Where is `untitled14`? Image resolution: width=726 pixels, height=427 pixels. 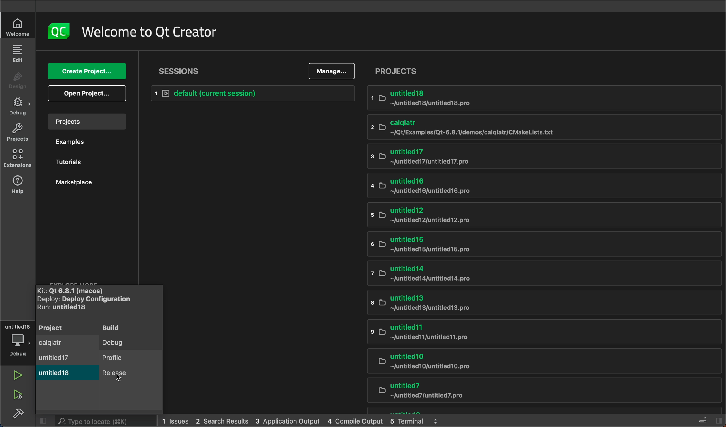 untitled14 is located at coordinates (534, 274).